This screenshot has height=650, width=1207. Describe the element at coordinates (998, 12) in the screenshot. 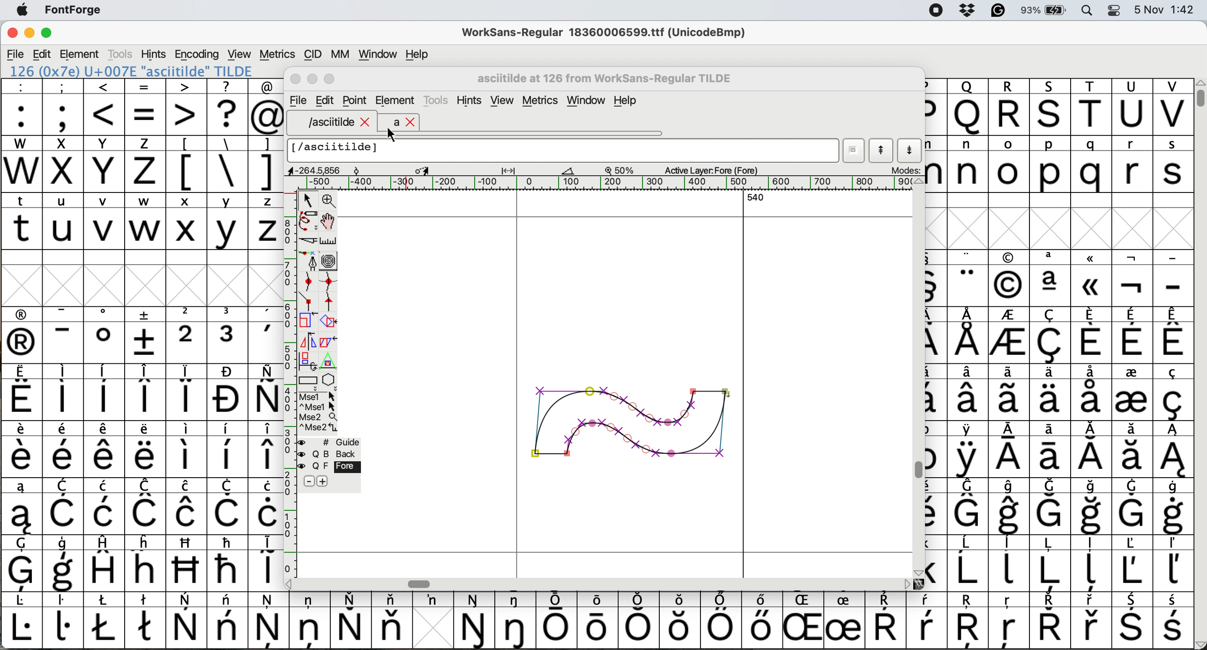

I see `grammarly` at that location.